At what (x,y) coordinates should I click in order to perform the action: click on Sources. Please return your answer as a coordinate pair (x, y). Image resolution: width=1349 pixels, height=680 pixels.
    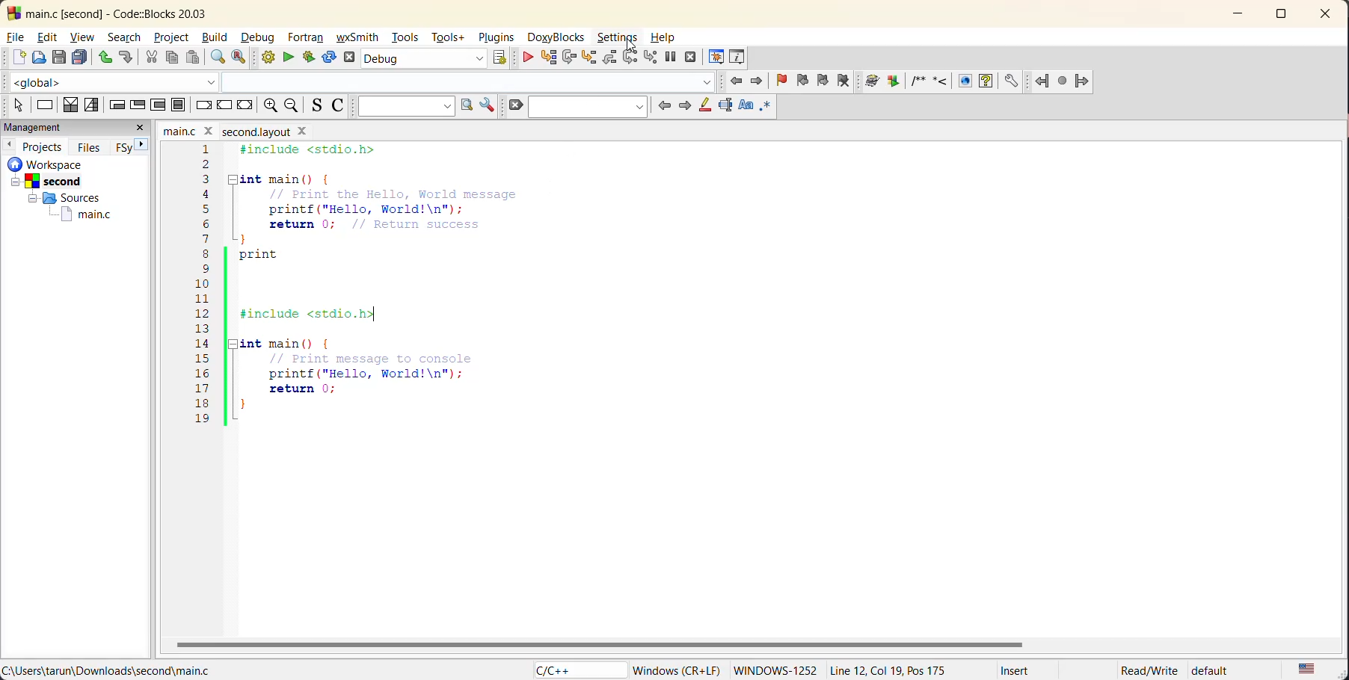
    Looking at the image, I should click on (65, 198).